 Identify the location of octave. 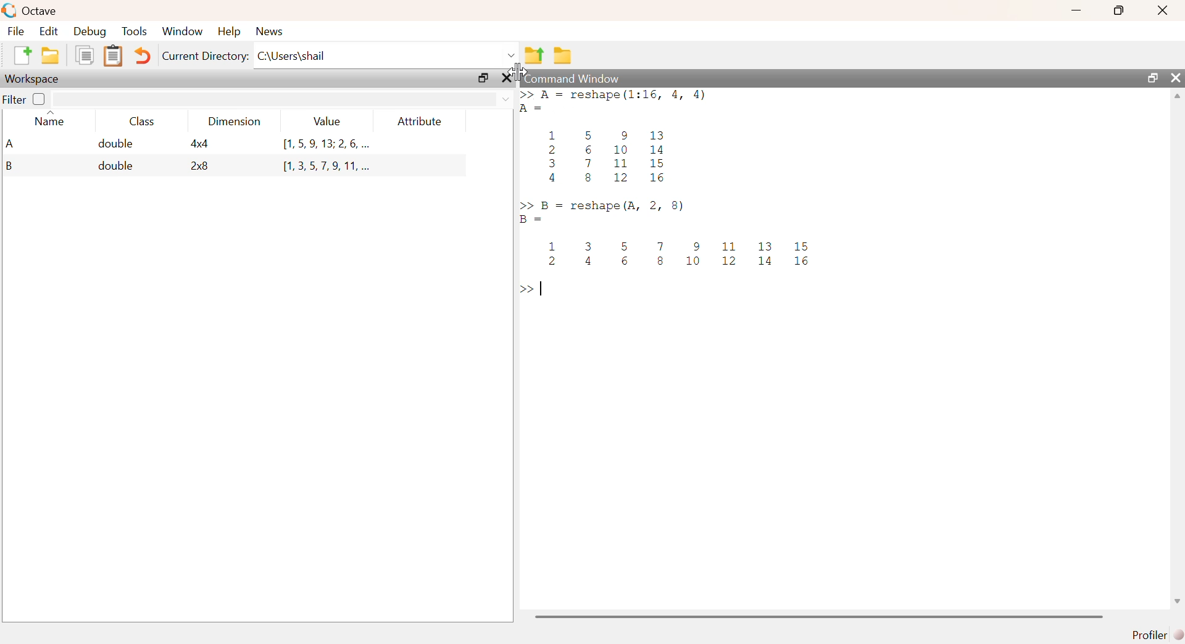
(31, 10).